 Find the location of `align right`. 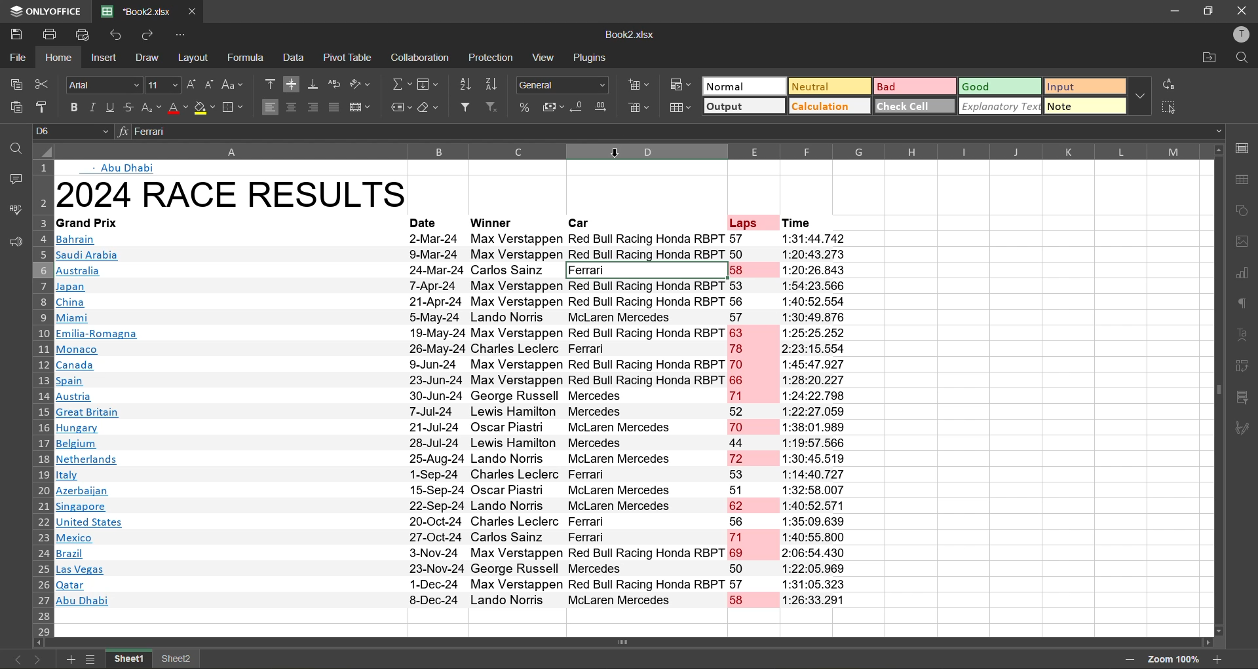

align right is located at coordinates (312, 107).